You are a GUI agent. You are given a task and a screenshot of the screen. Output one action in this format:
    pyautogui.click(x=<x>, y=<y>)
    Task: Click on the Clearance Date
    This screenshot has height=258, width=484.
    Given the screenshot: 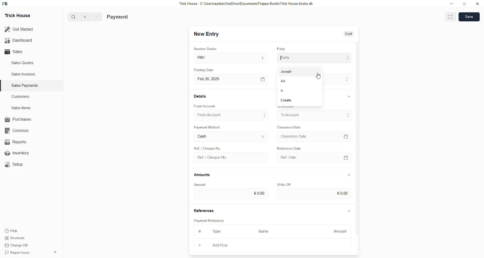 What is the action you would take?
    pyautogui.click(x=314, y=136)
    